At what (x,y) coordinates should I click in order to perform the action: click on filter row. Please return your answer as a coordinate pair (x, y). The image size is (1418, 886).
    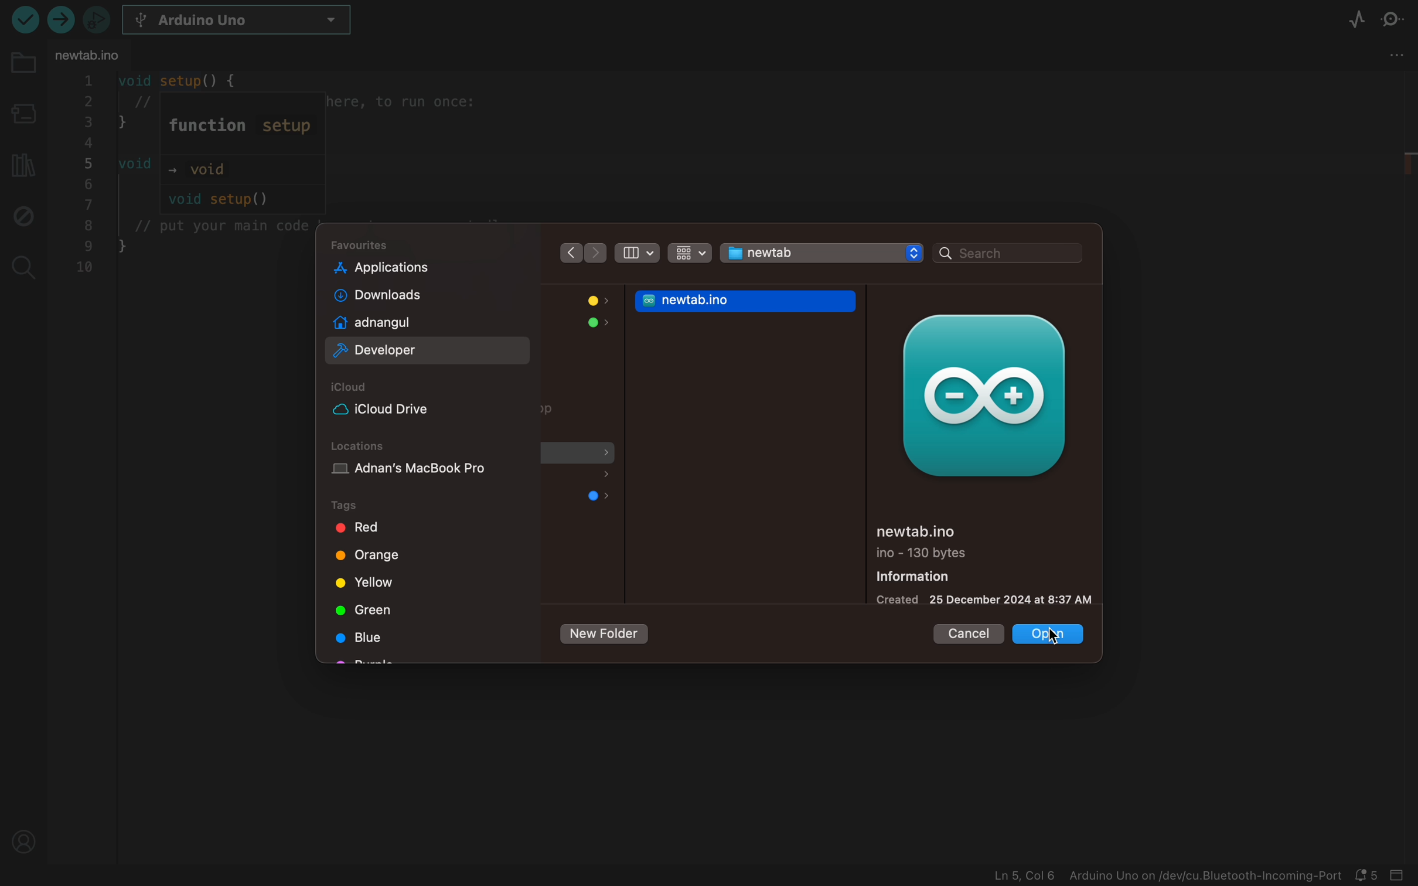
    Looking at the image, I should click on (689, 255).